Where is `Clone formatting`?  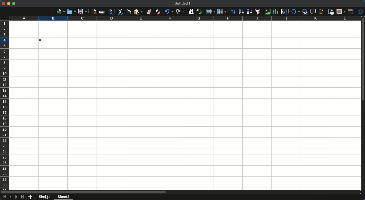 Clone formatting is located at coordinates (149, 12).